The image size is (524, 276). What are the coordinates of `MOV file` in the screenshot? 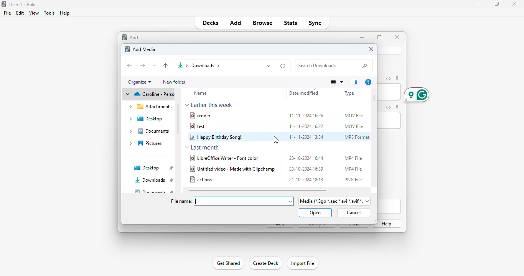 It's located at (354, 127).